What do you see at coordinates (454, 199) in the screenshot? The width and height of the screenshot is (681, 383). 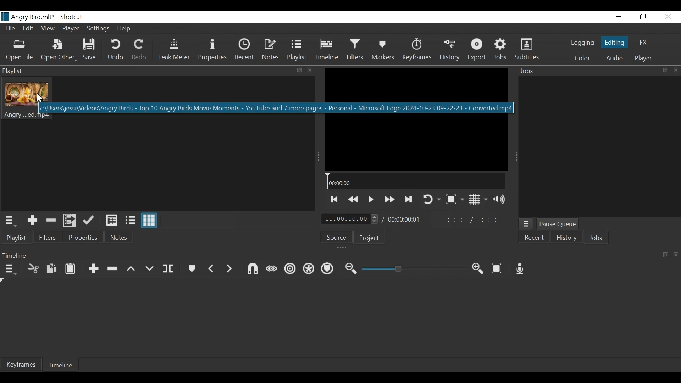 I see `Toggle Zoom` at bounding box center [454, 199].